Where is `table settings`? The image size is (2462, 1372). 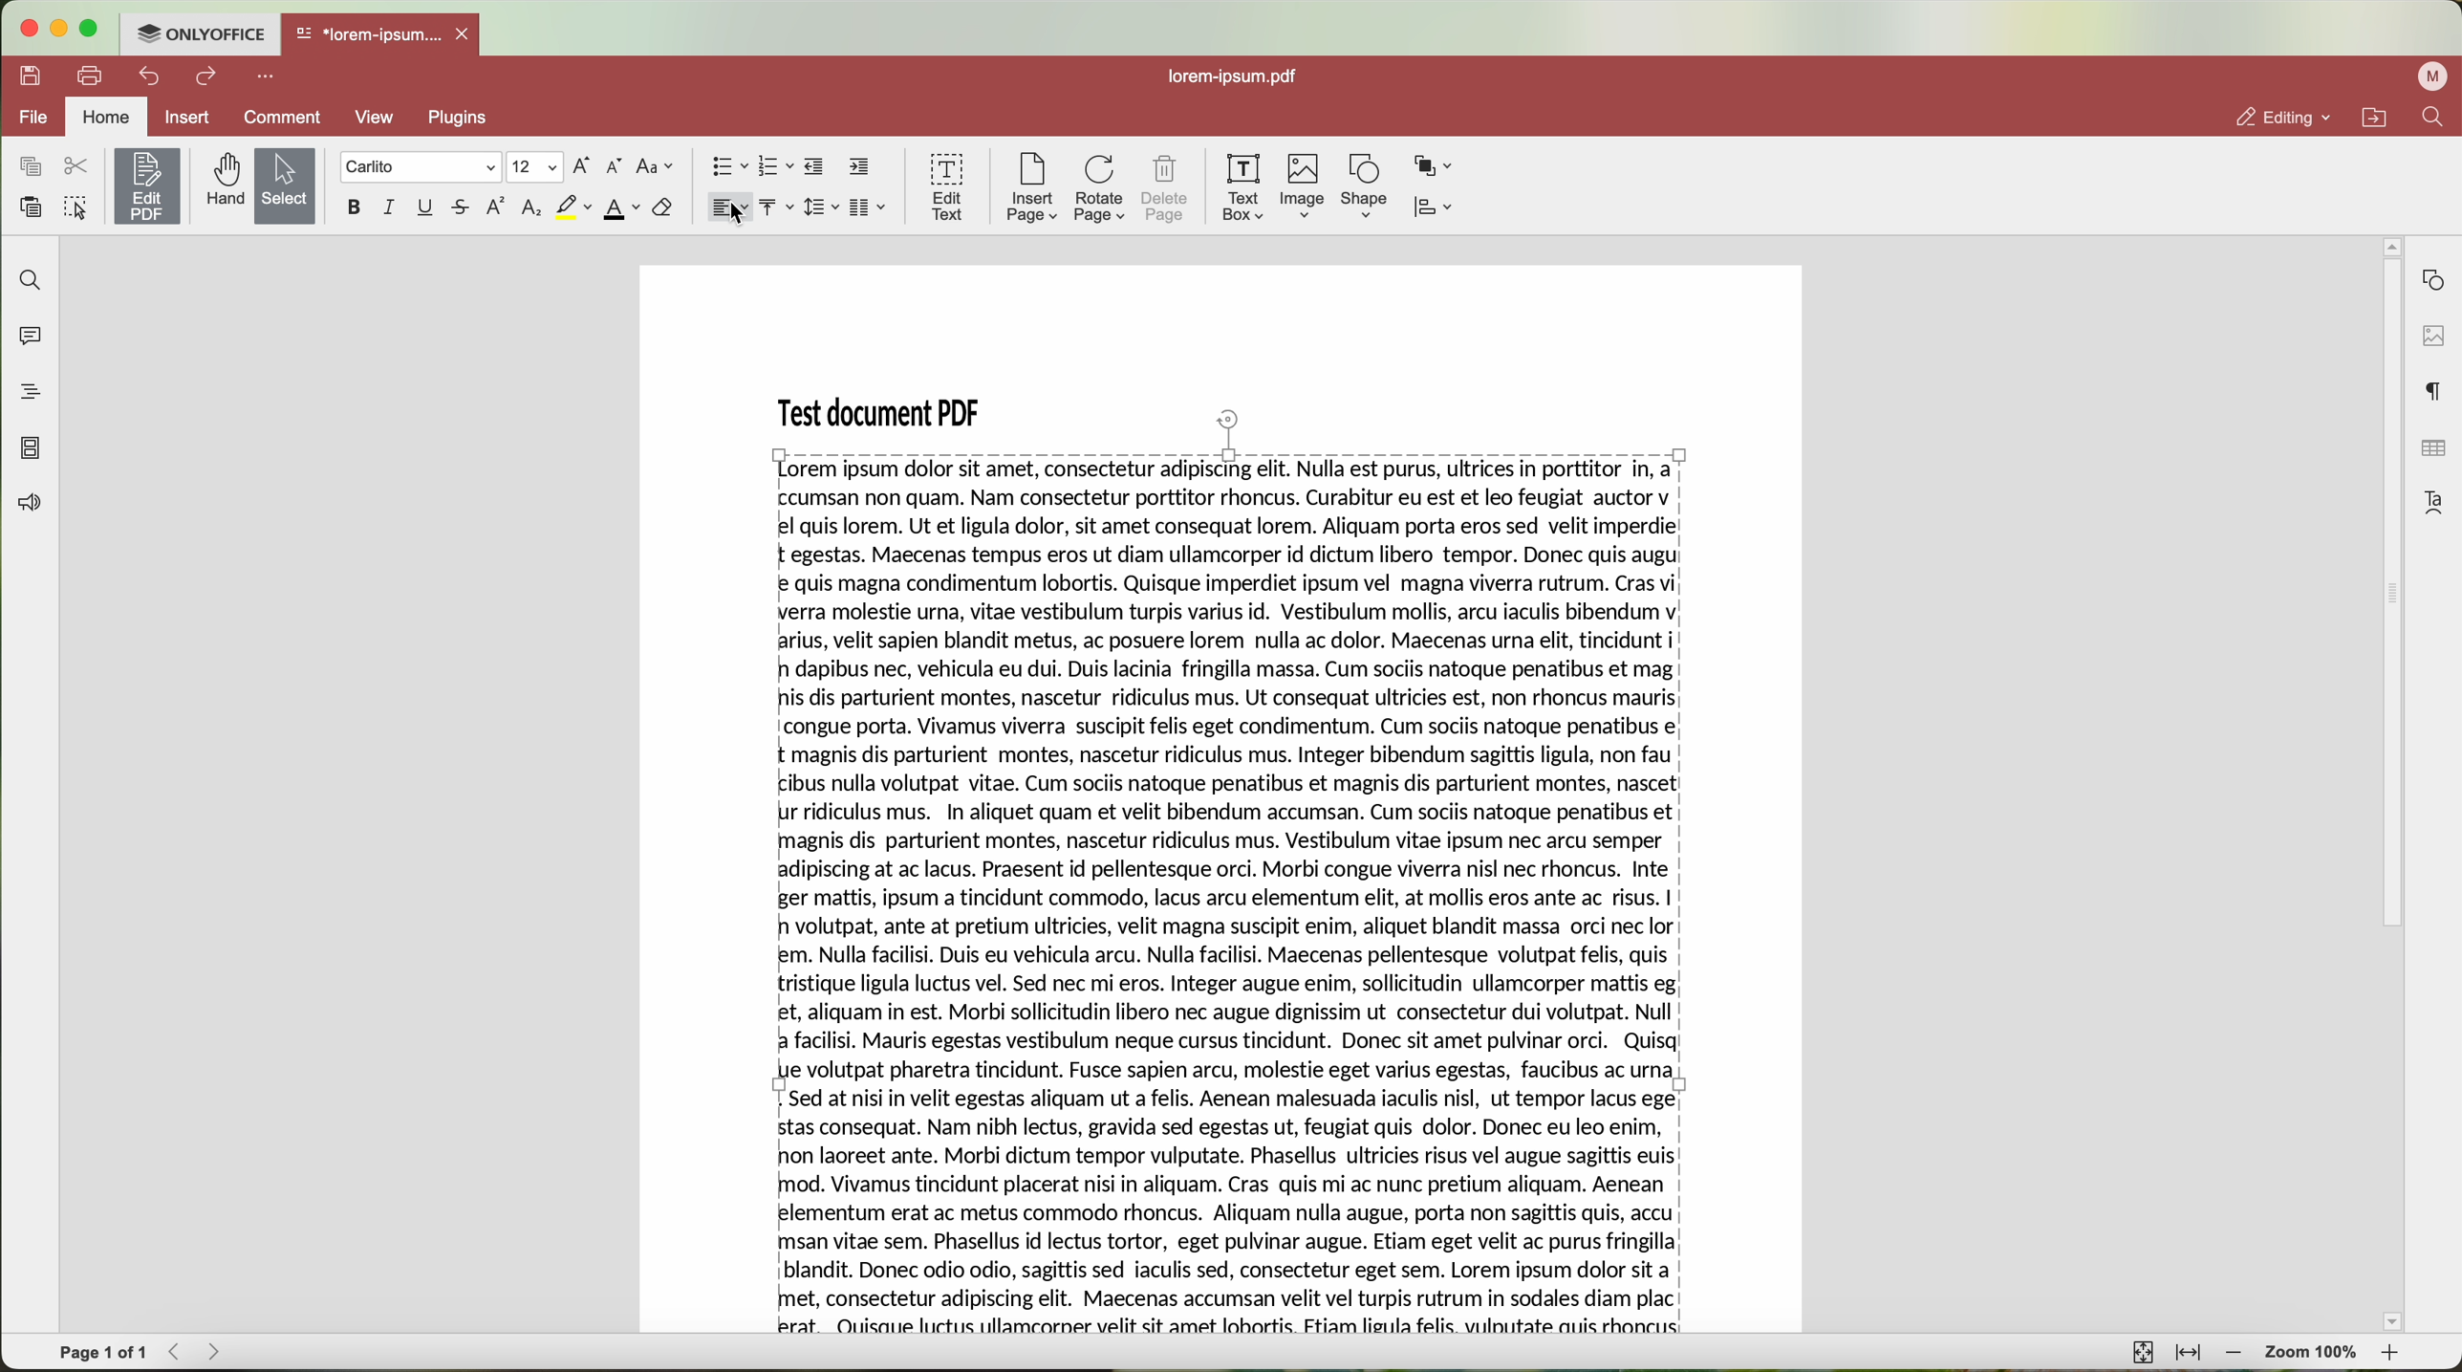 table settings is located at coordinates (2434, 452).